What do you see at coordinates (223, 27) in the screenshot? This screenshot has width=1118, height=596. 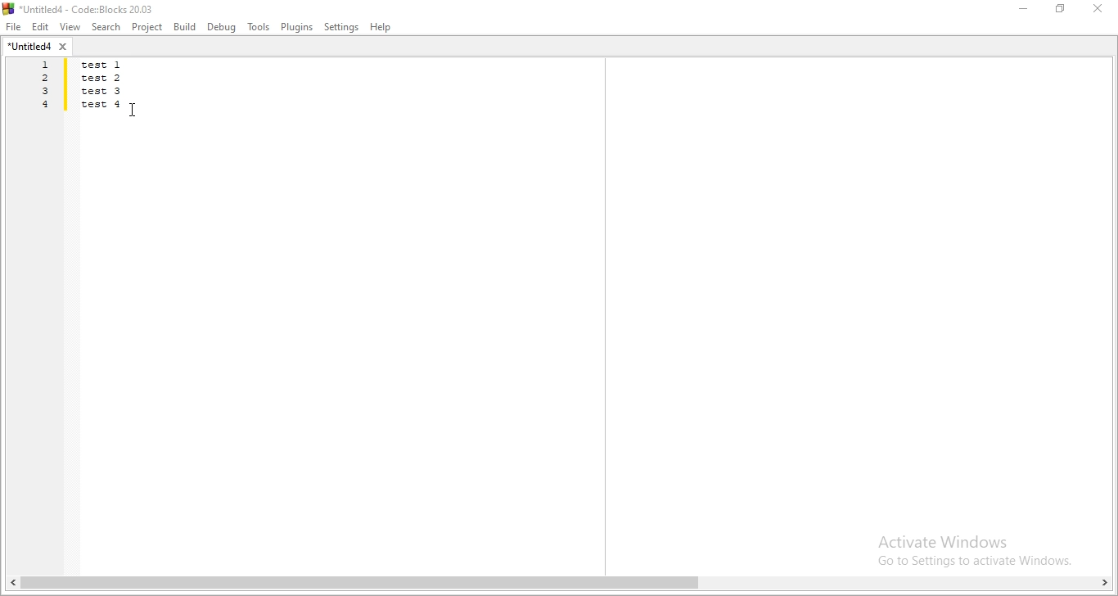 I see `Debug ` at bounding box center [223, 27].